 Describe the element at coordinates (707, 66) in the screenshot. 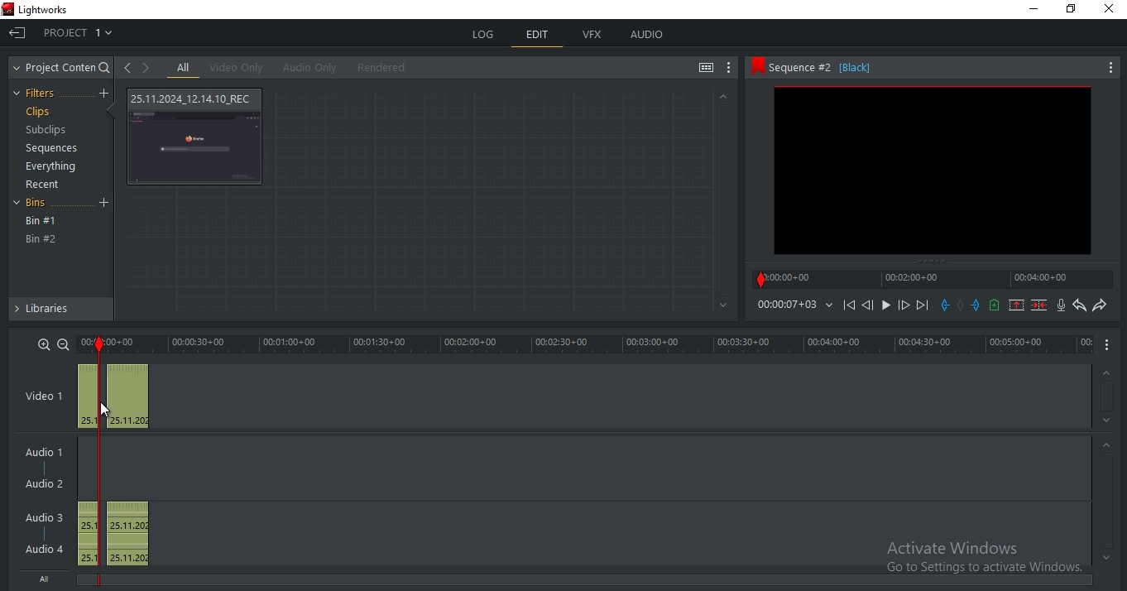

I see `` at that location.